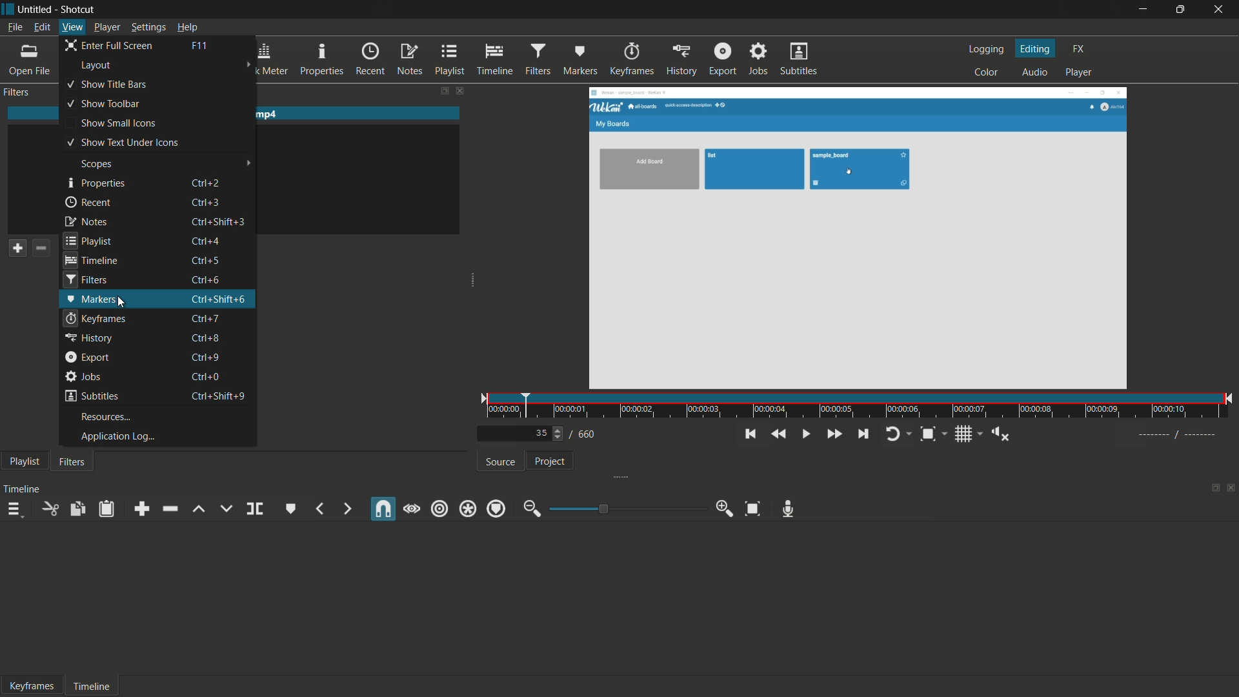 The image size is (1239, 697). Describe the element at coordinates (206, 259) in the screenshot. I see `keyboard shortcut` at that location.